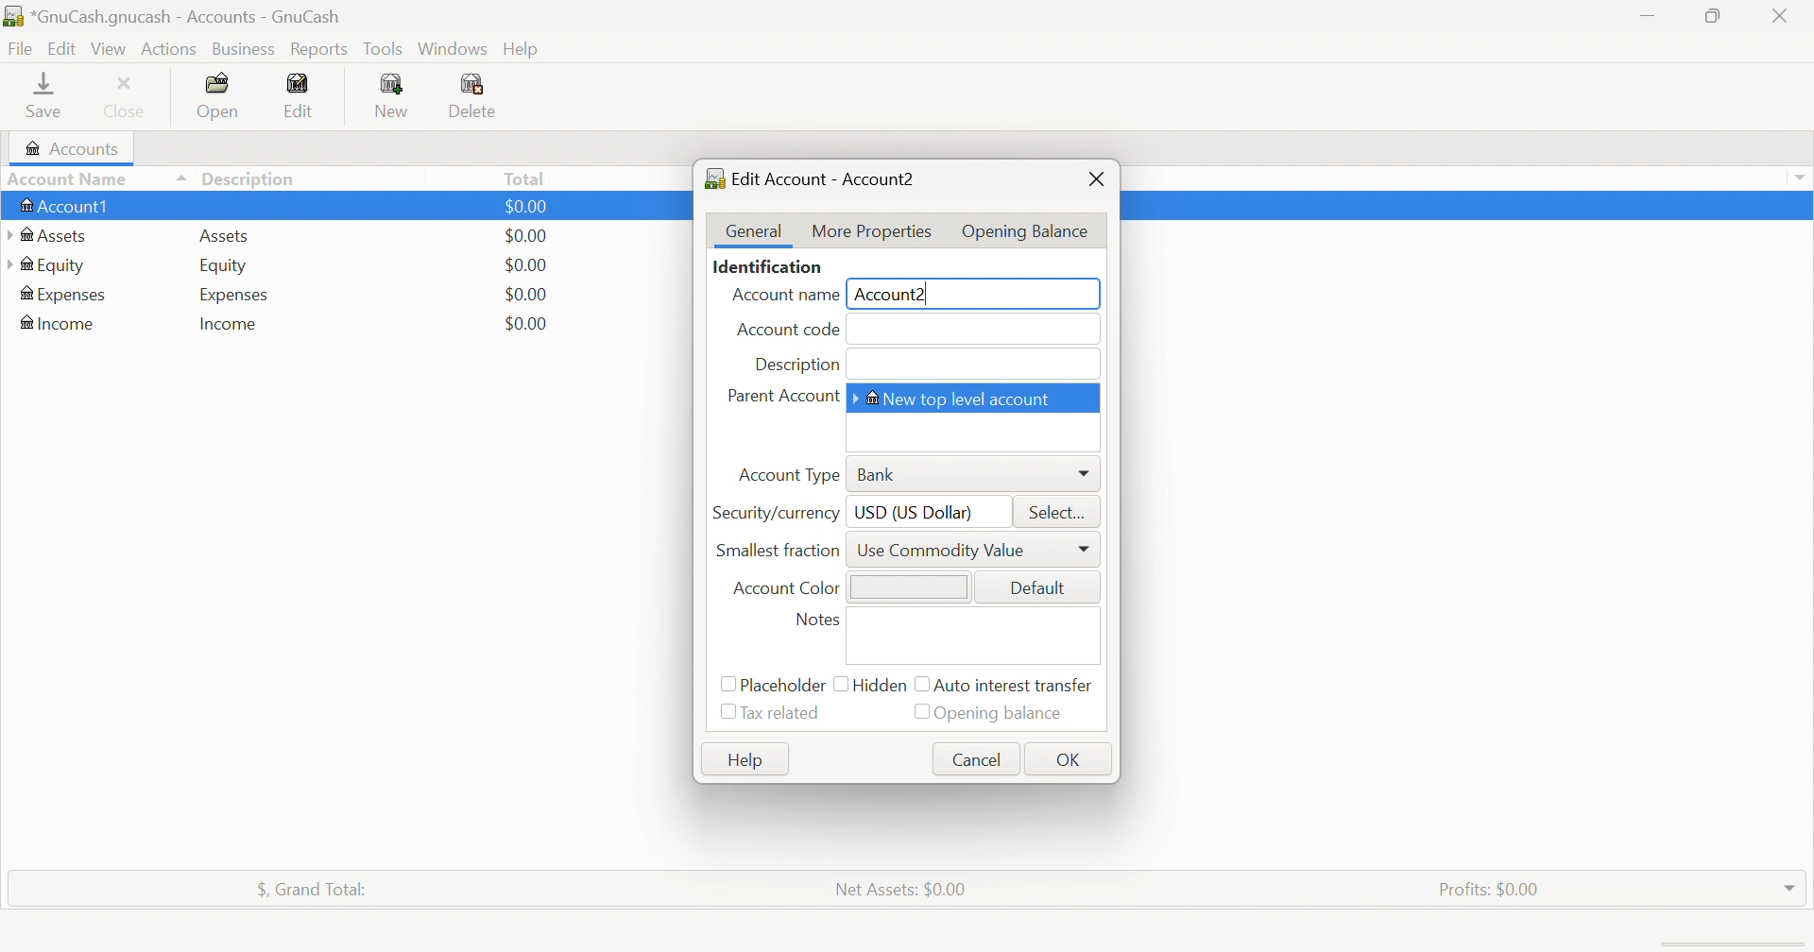 Image resolution: width=1814 pixels, height=952 pixels. Describe the element at coordinates (781, 296) in the screenshot. I see `Account name` at that location.